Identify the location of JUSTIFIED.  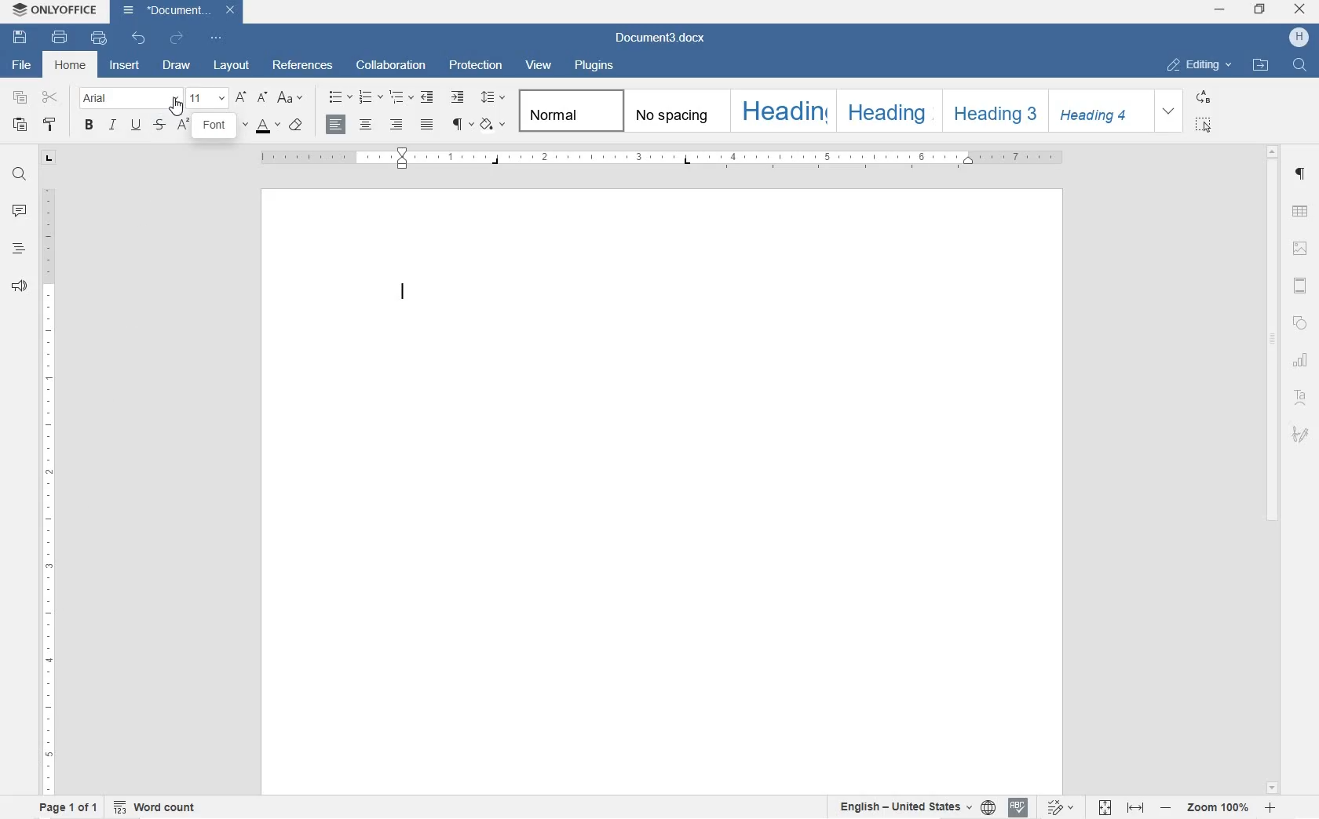
(427, 124).